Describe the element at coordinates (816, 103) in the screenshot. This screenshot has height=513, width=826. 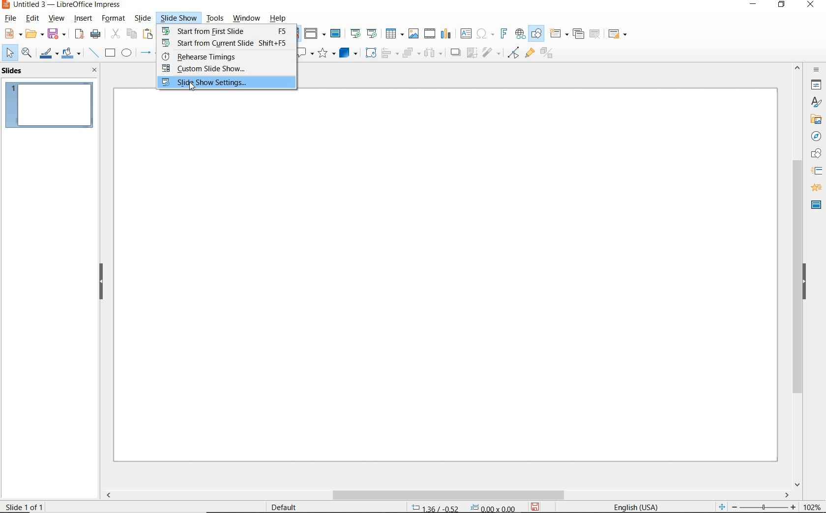
I see `STYLES` at that location.